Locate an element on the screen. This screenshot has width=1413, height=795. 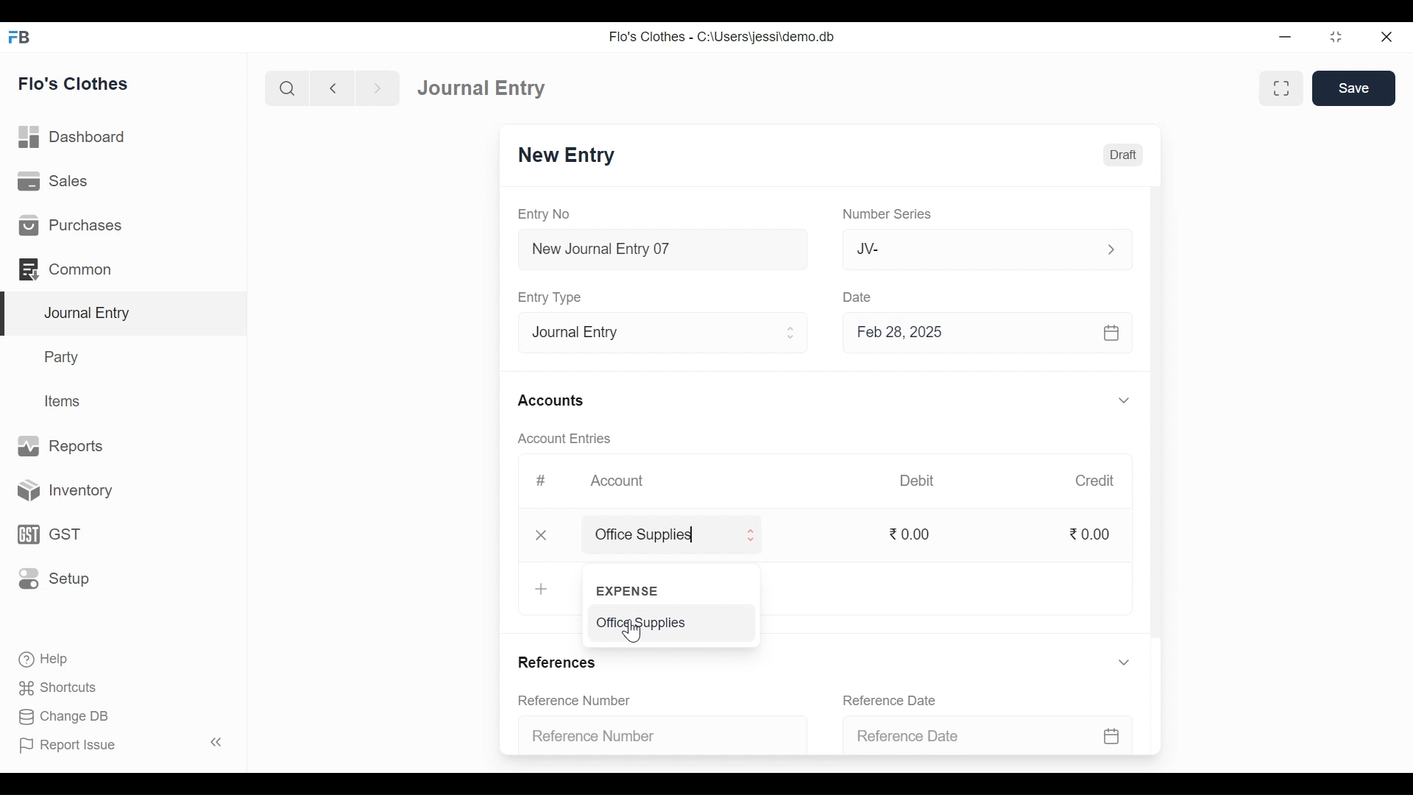
Items is located at coordinates (65, 401).